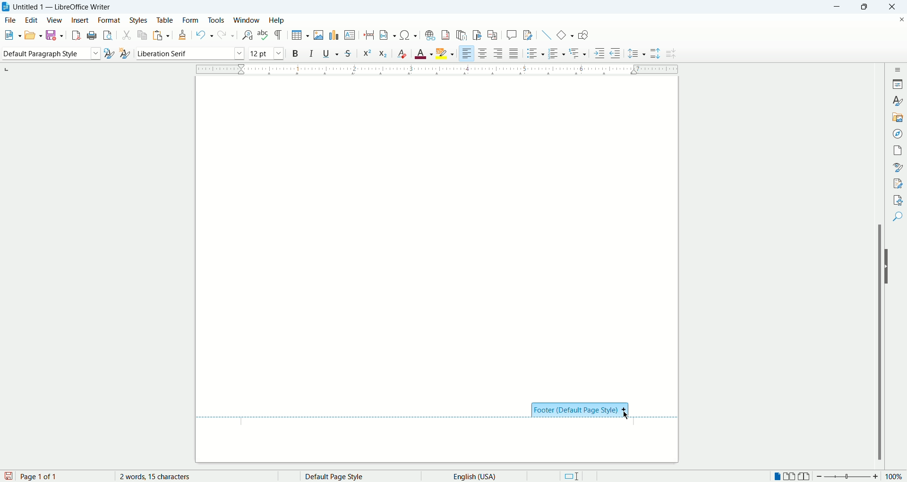  Describe the element at coordinates (10, 36) in the screenshot. I see `open` at that location.